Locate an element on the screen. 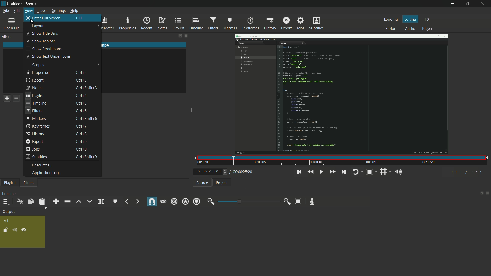 This screenshot has width=491, height=276. Ctrl +Shift+6 is located at coordinates (87, 118).